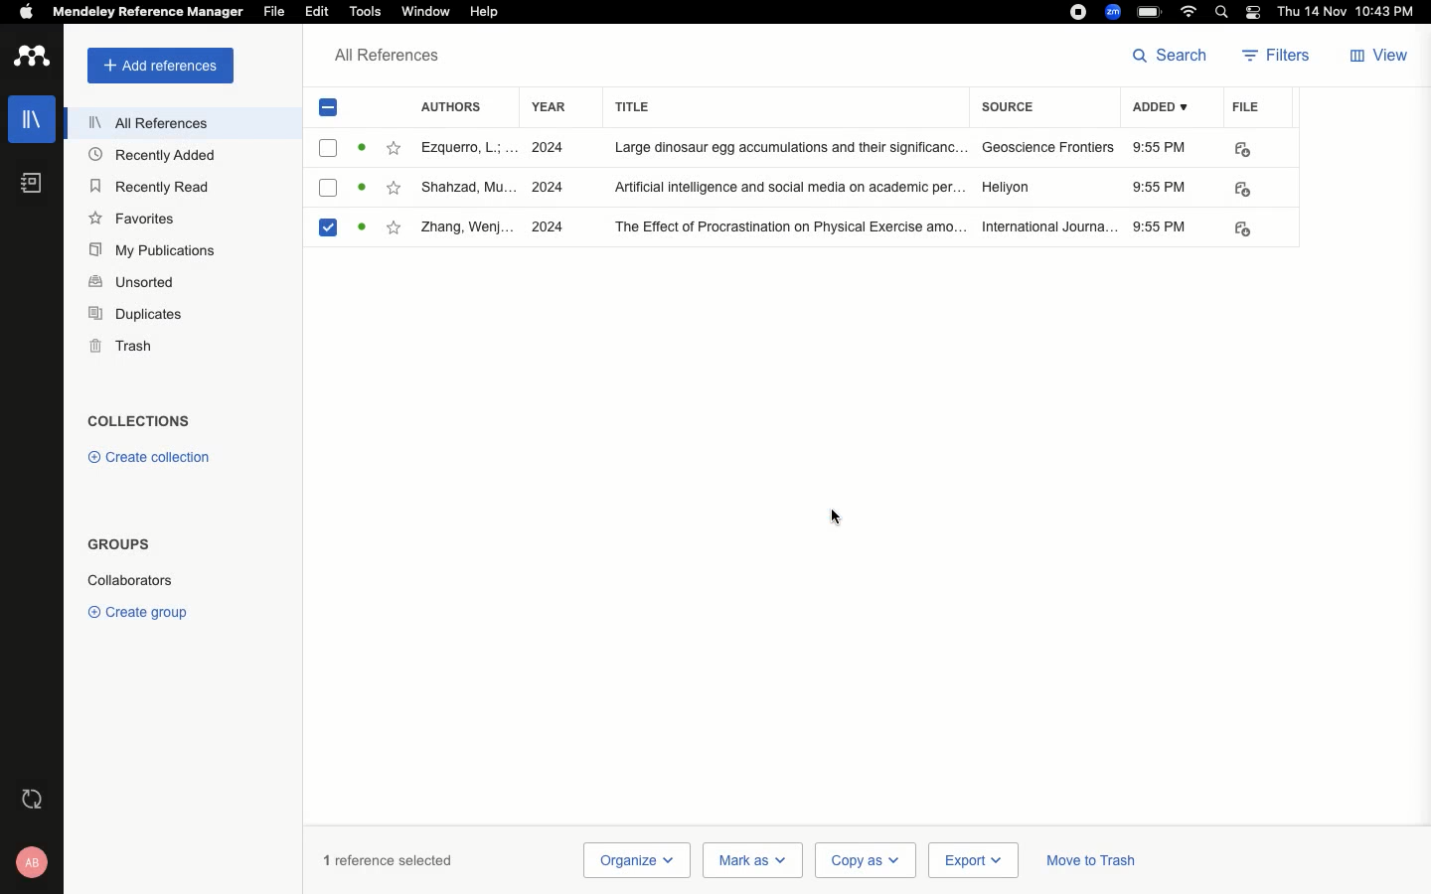 This screenshot has height=894, width=1431. What do you see at coordinates (389, 859) in the screenshot?
I see `1 reference selected` at bounding box center [389, 859].